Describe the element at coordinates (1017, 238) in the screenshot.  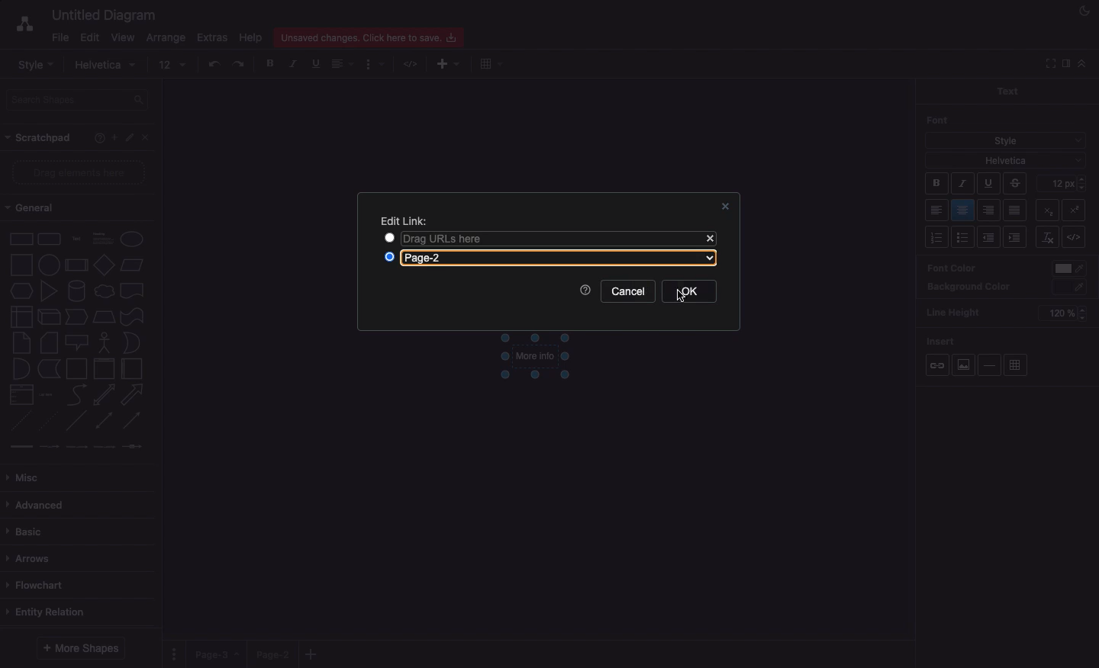
I see `Indent` at that location.